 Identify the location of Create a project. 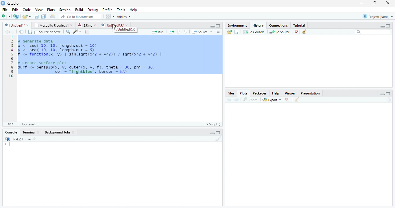
(16, 16).